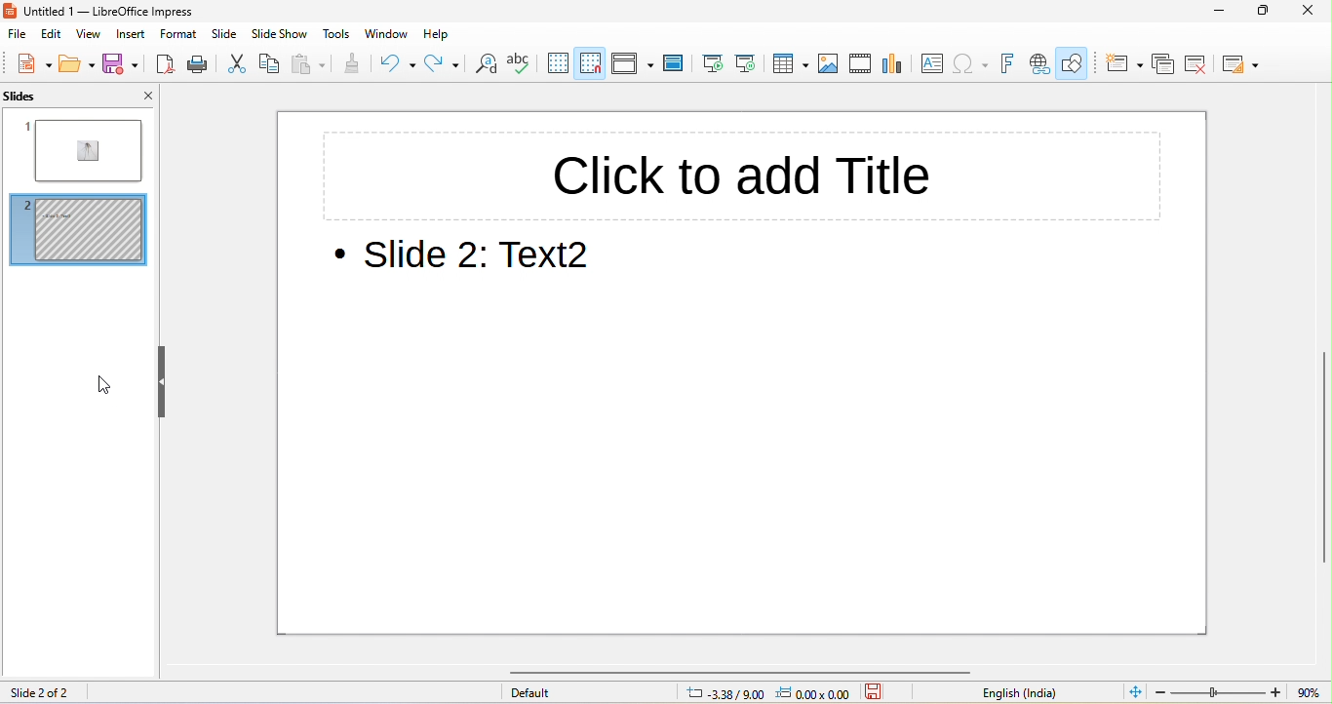  Describe the element at coordinates (1040, 61) in the screenshot. I see `hyperlink` at that location.